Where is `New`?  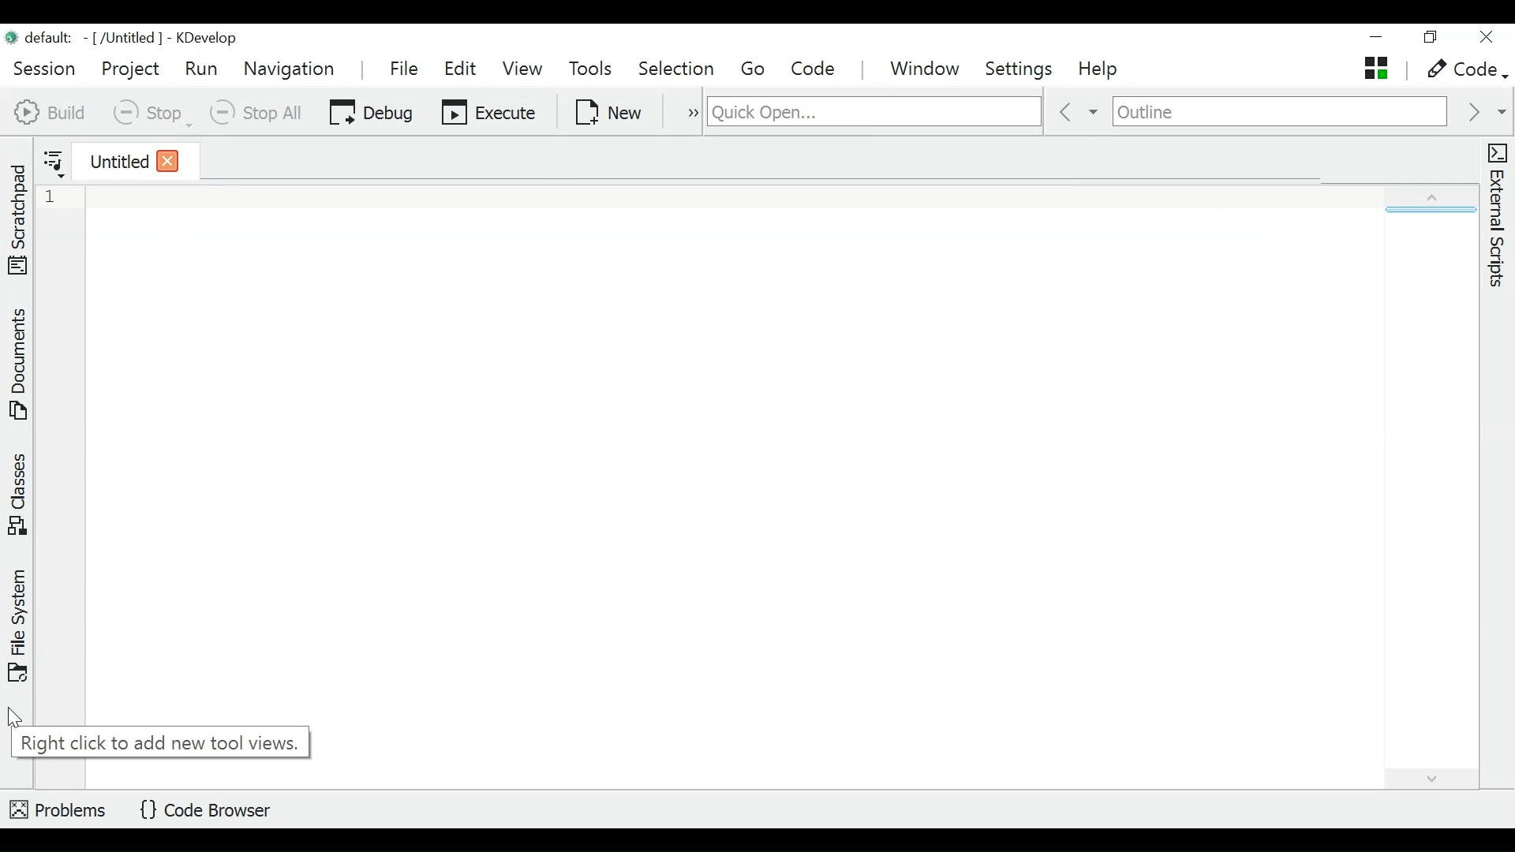 New is located at coordinates (608, 113).